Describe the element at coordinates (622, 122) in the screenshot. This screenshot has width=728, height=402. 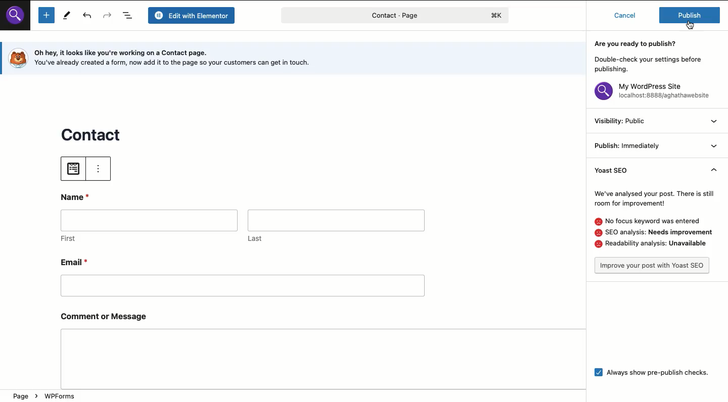
I see `Visibility ` at that location.